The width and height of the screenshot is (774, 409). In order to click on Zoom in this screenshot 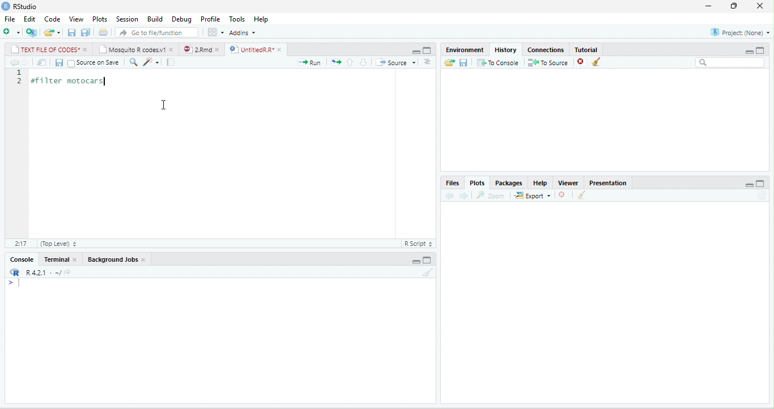, I will do `click(490, 195)`.